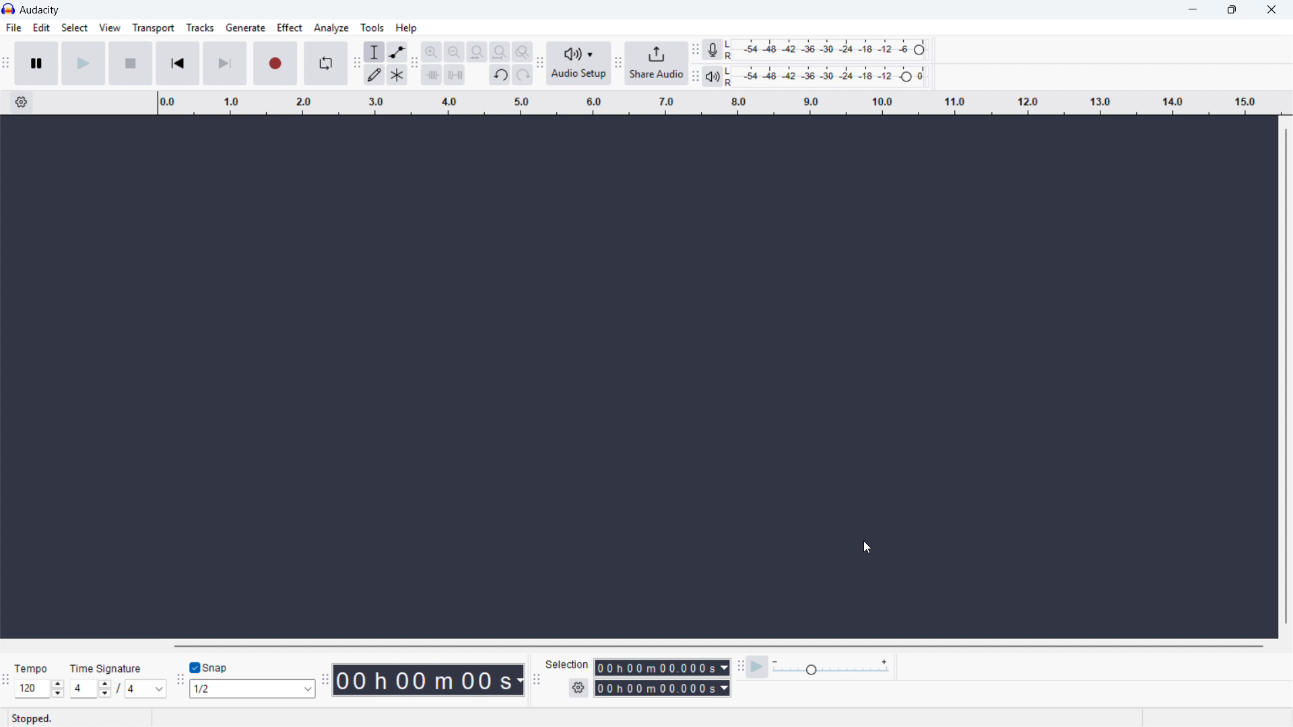  I want to click on edit, so click(42, 28).